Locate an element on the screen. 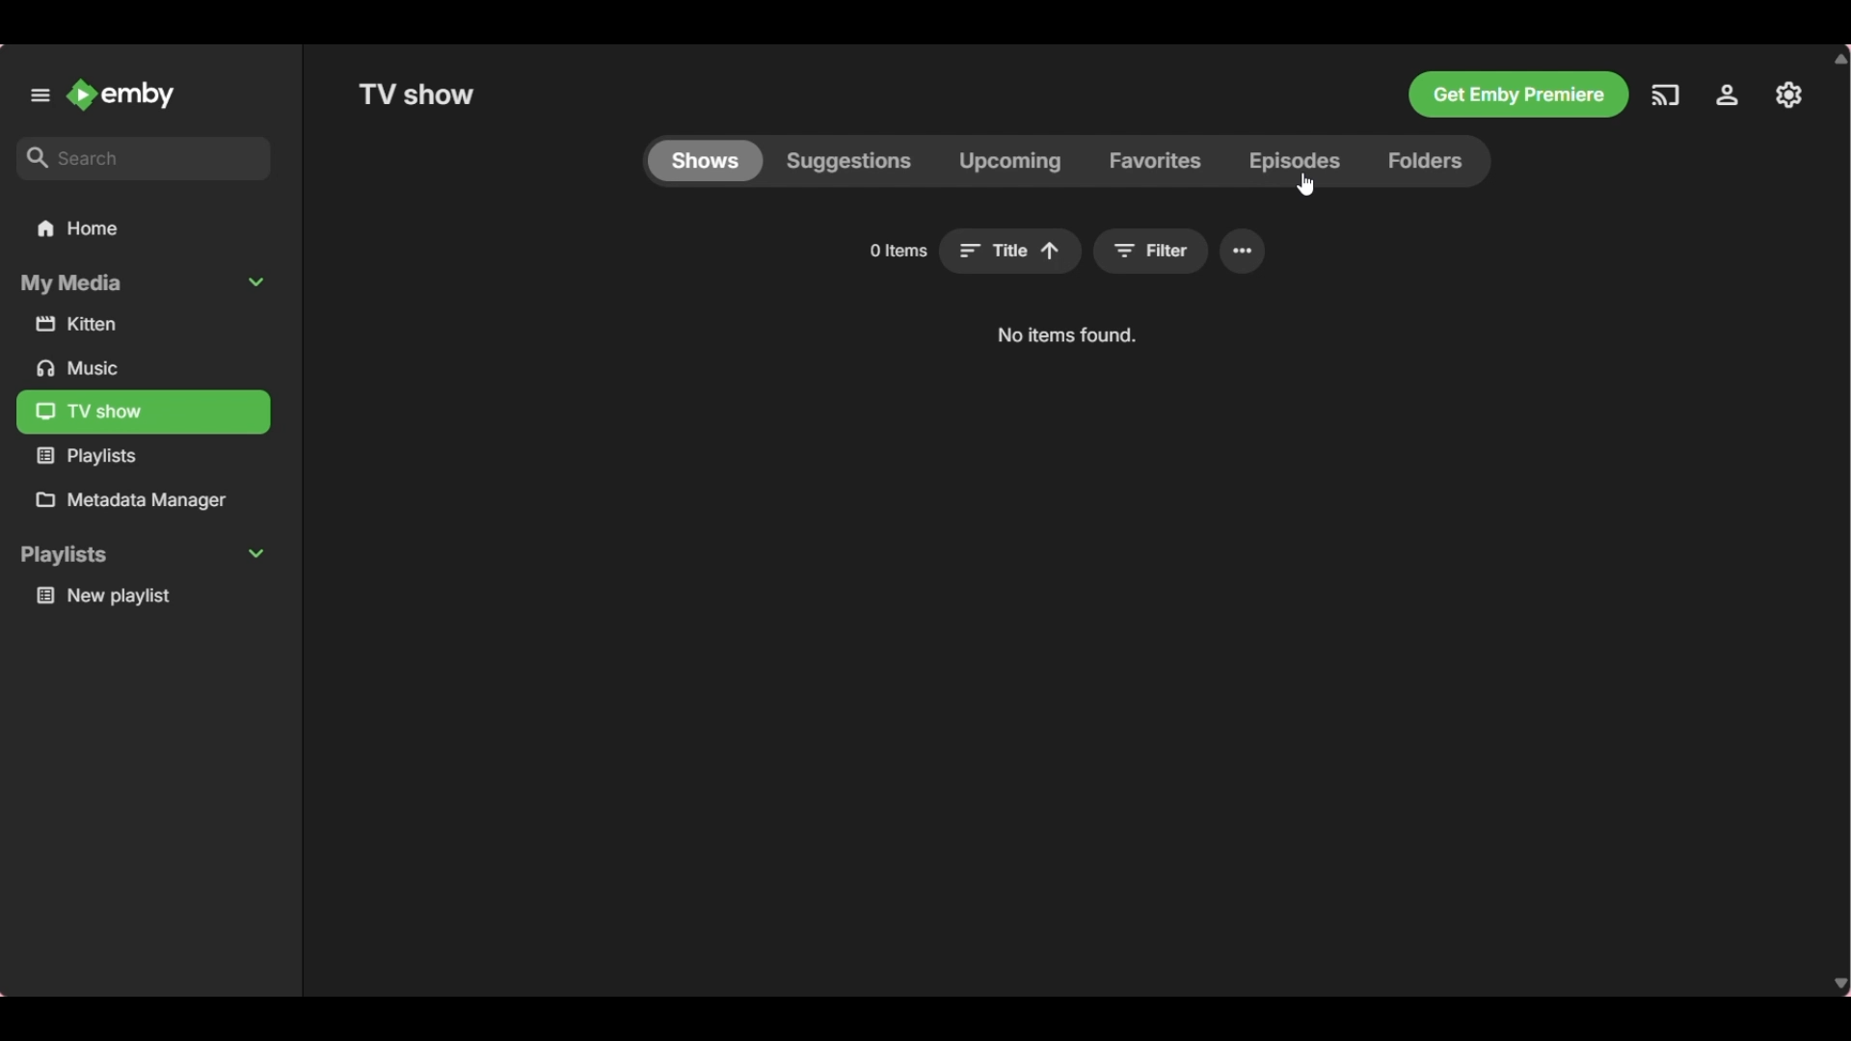  Home folder, current selection is located at coordinates (79, 230).